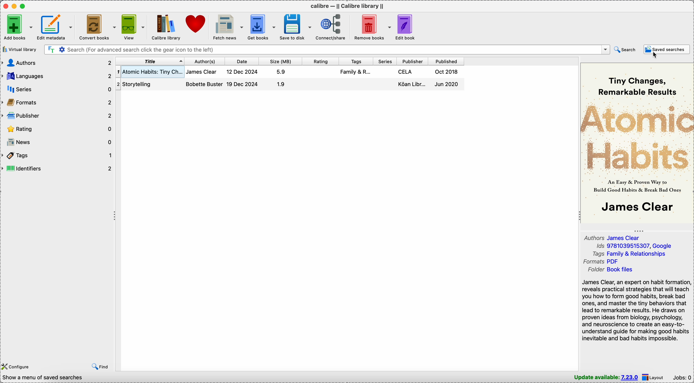 Image resolution: width=694 pixels, height=383 pixels. What do you see at coordinates (606, 377) in the screenshot?
I see `update available` at bounding box center [606, 377].